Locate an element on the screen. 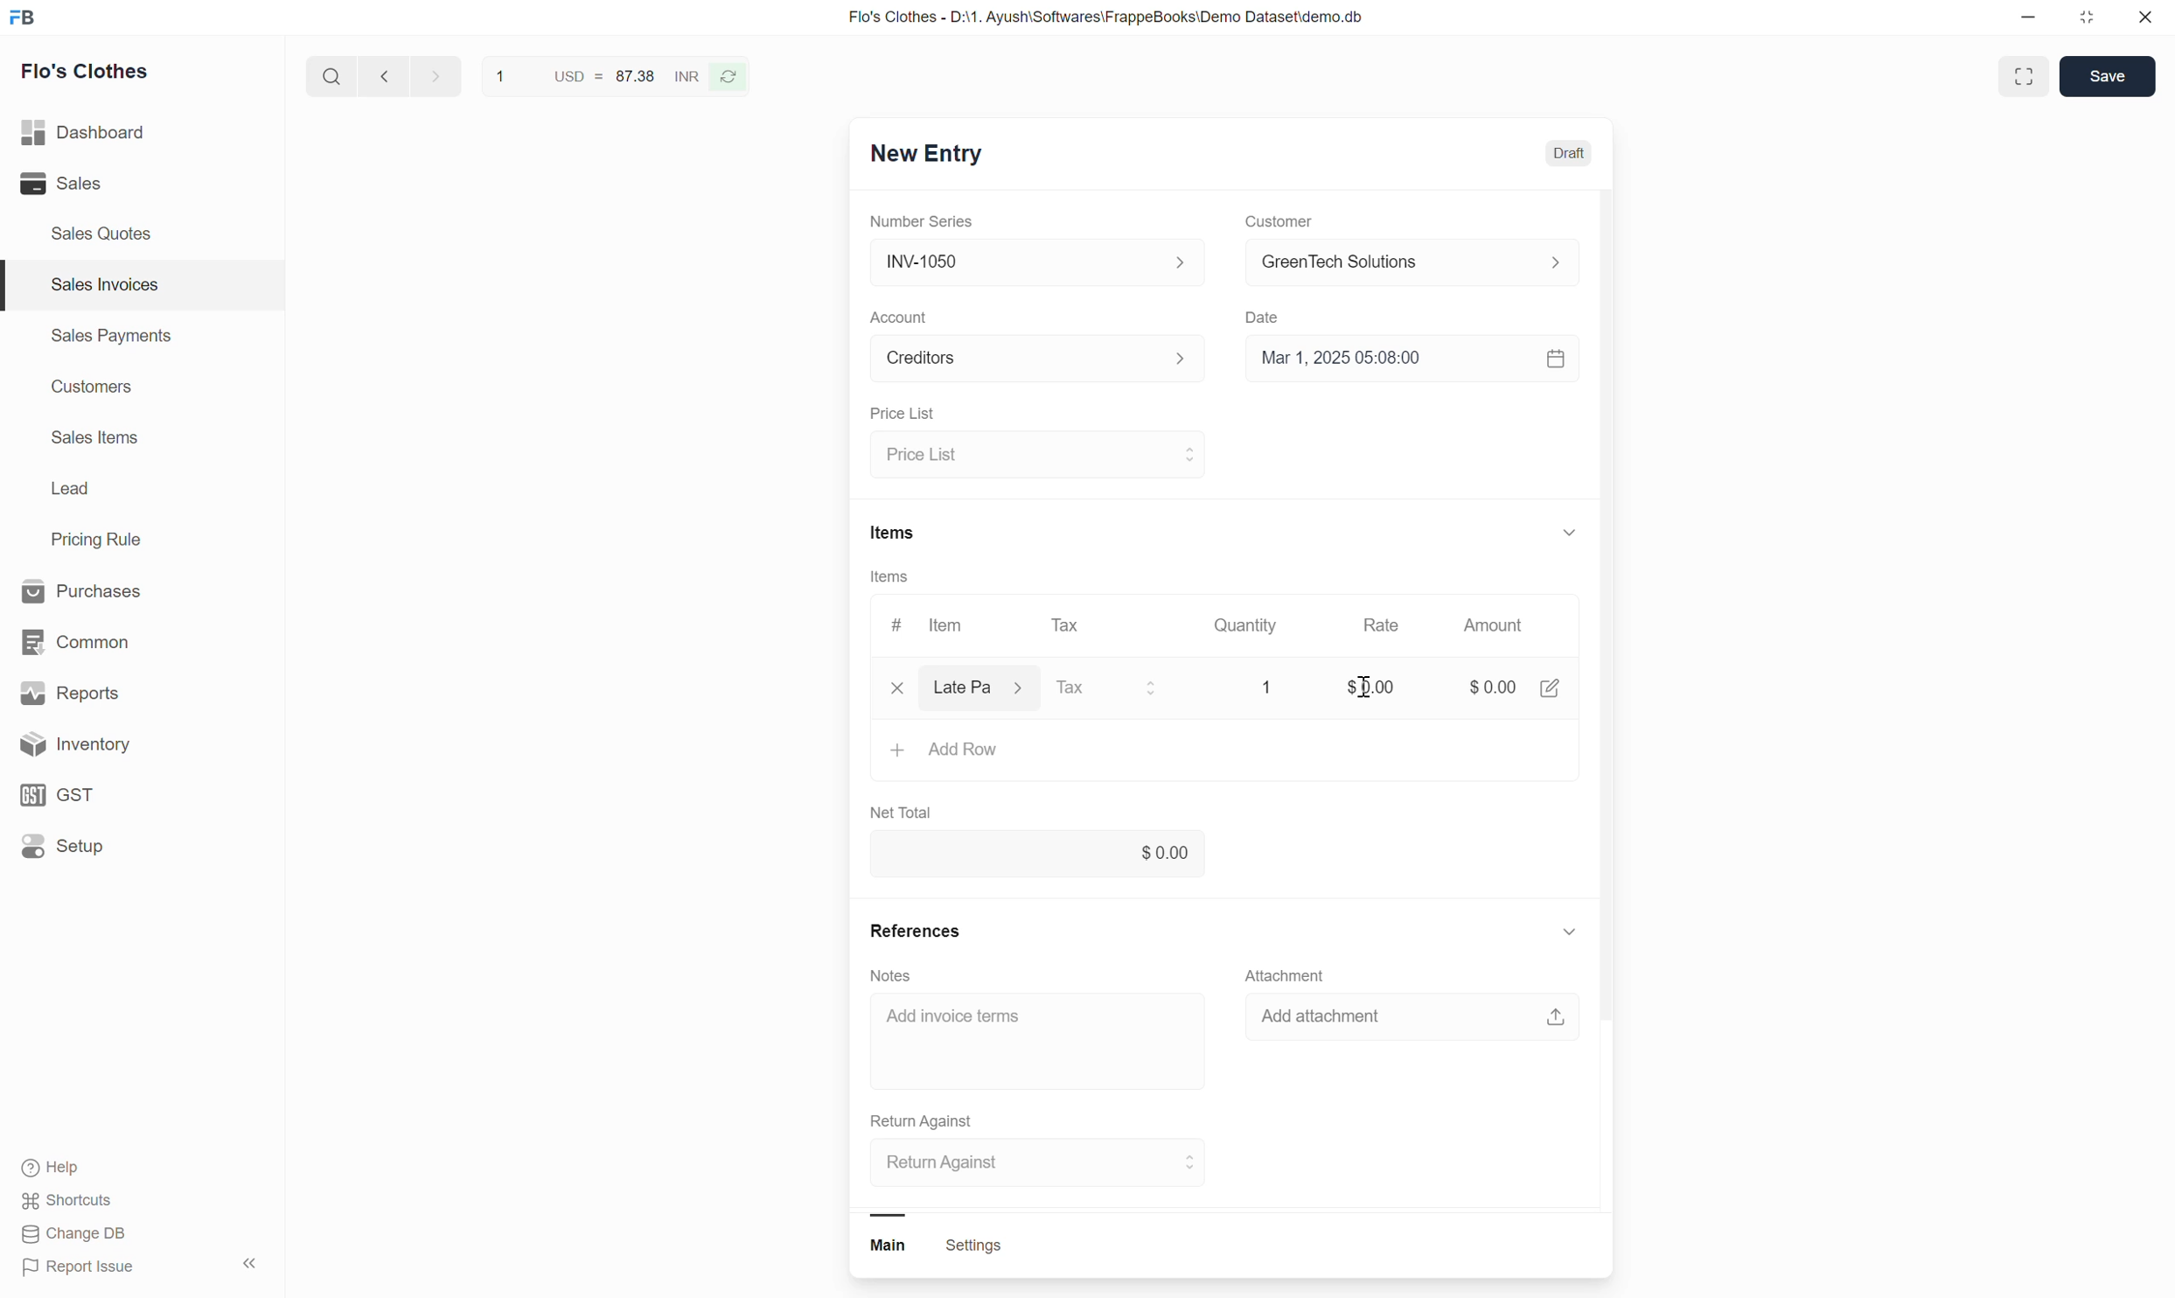  select return against  is located at coordinates (1027, 1163).